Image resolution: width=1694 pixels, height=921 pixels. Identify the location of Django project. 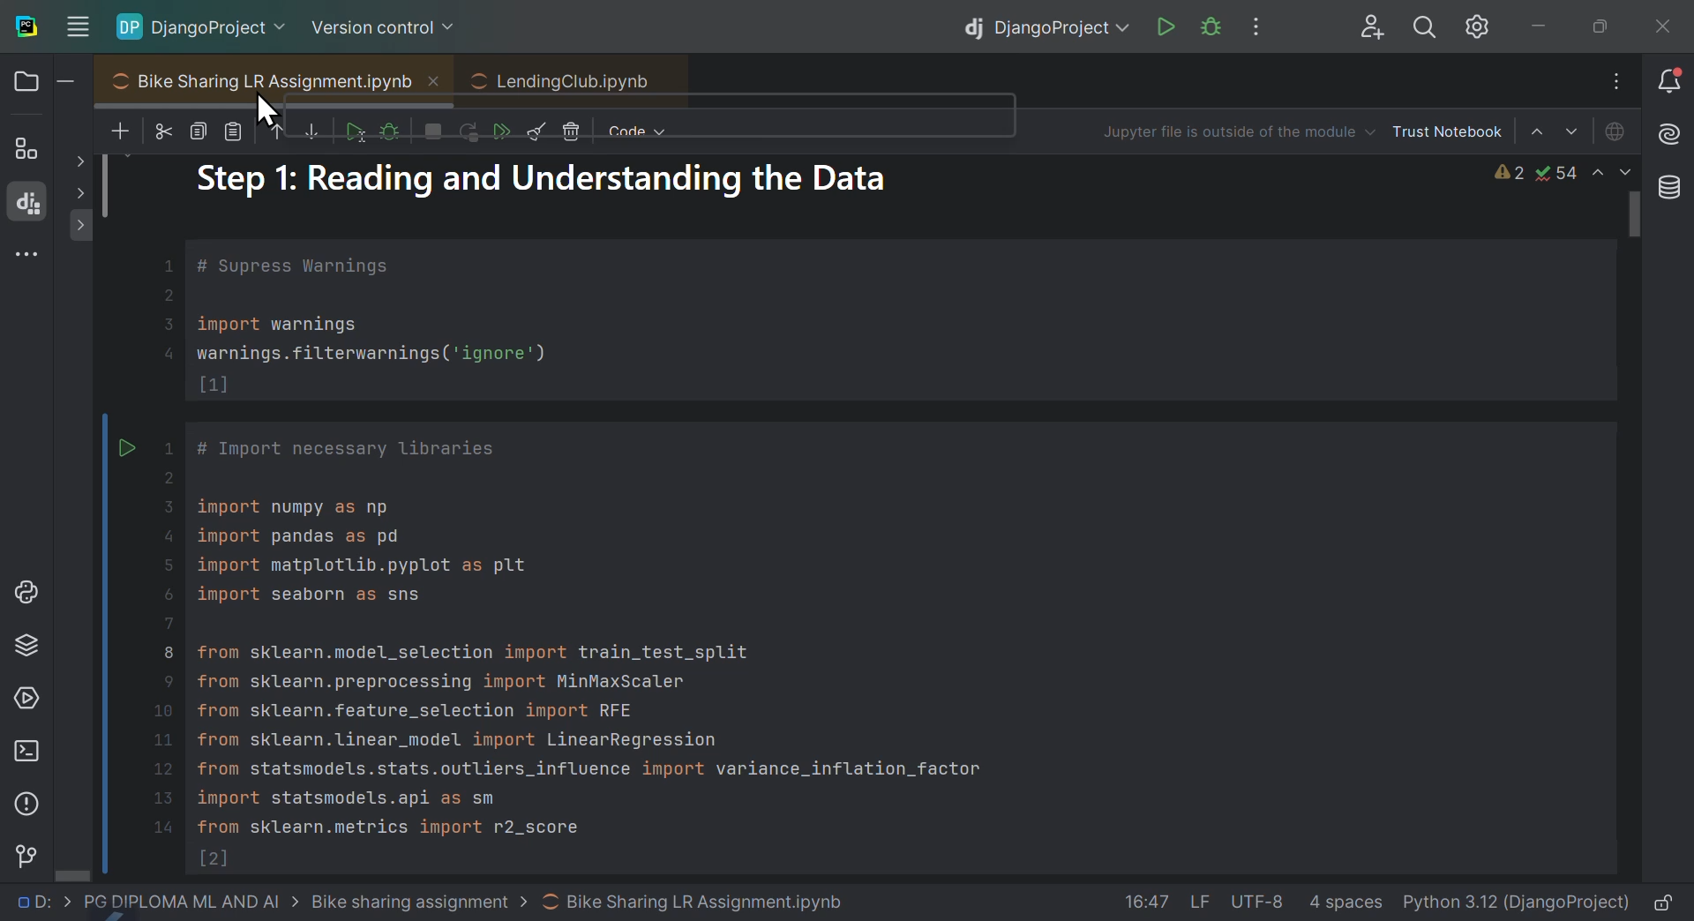
(1045, 27).